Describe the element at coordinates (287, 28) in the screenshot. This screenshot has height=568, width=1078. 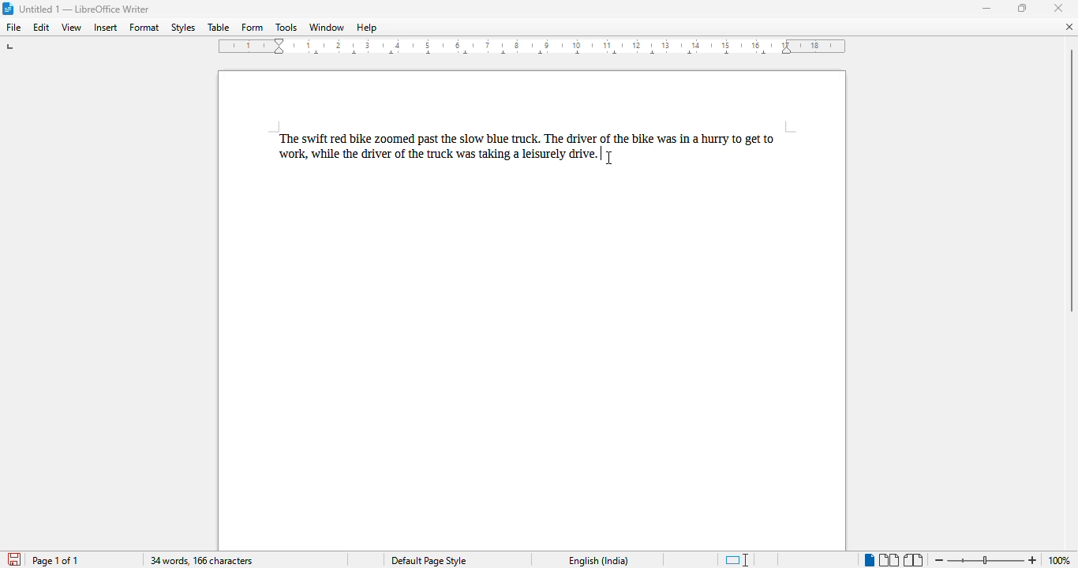
I see `tools` at that location.